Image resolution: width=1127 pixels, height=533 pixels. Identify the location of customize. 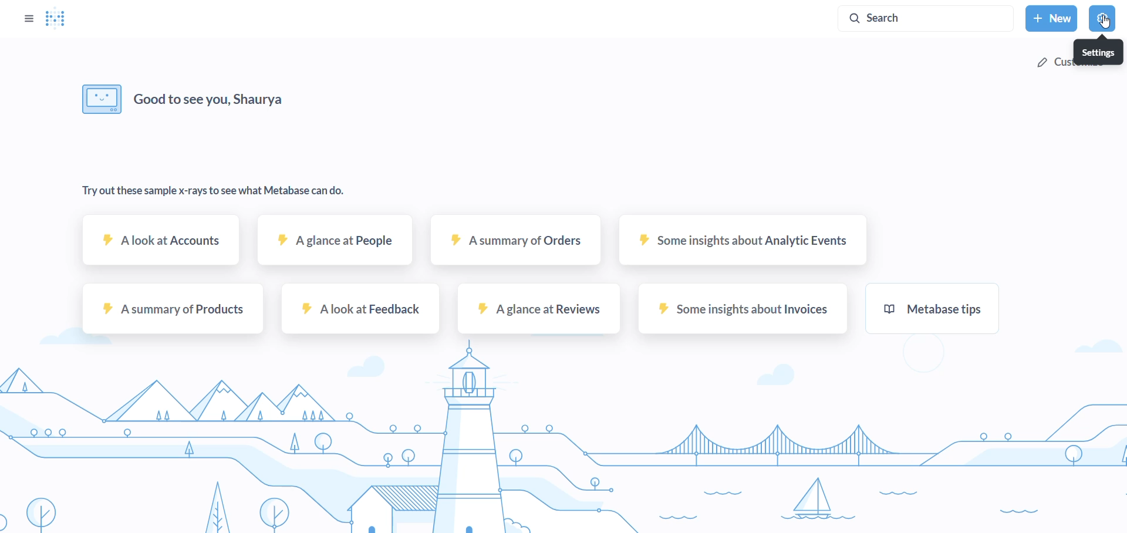
(1054, 63).